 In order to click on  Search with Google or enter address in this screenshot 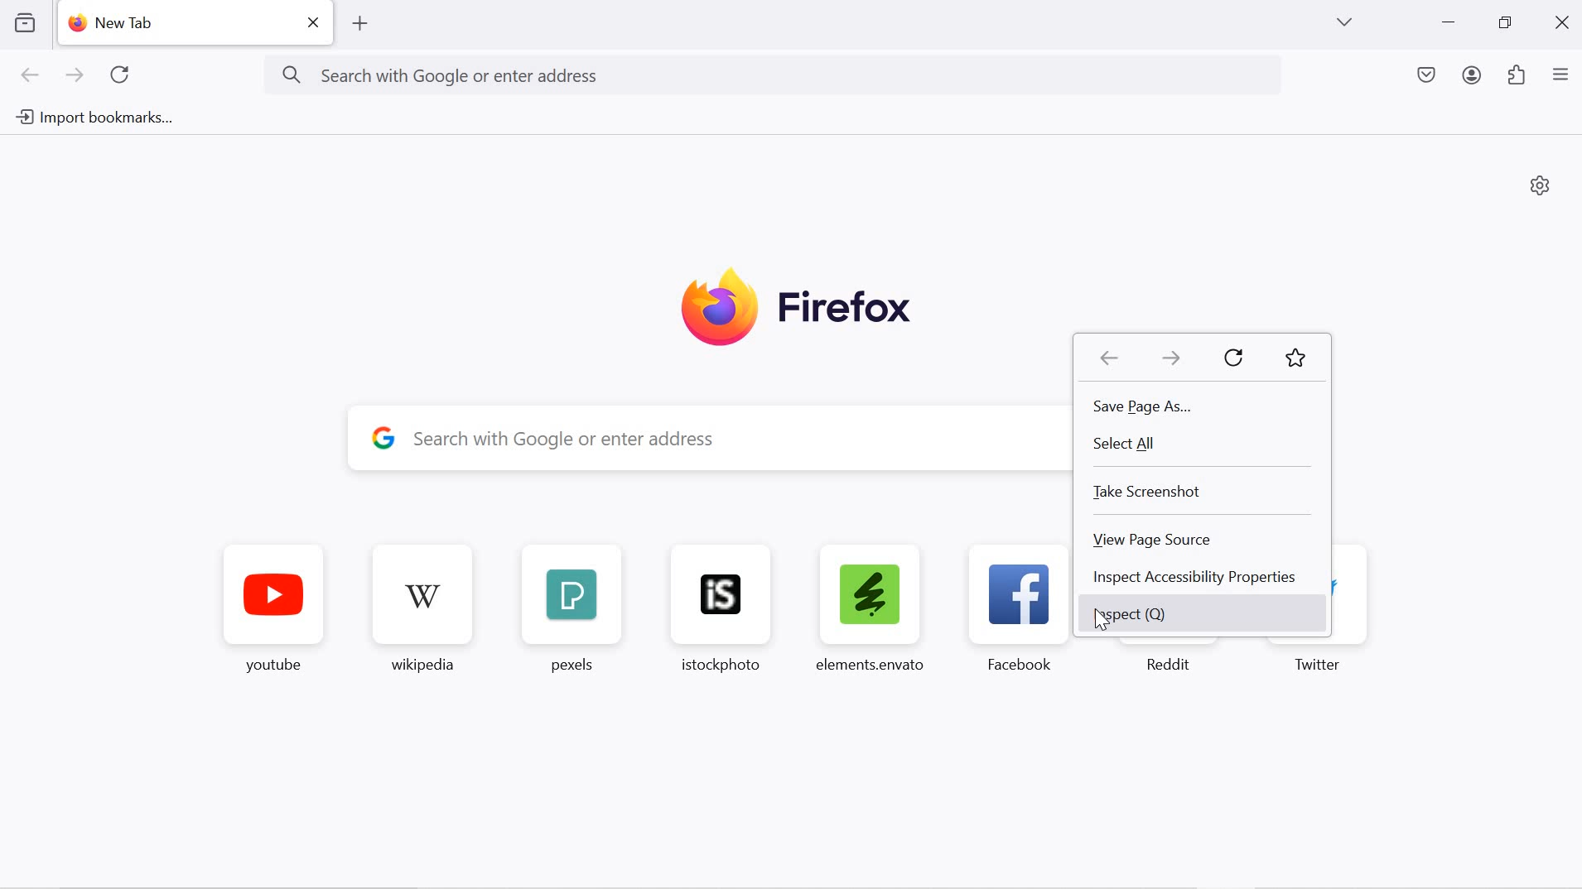, I will do `click(760, 76)`.